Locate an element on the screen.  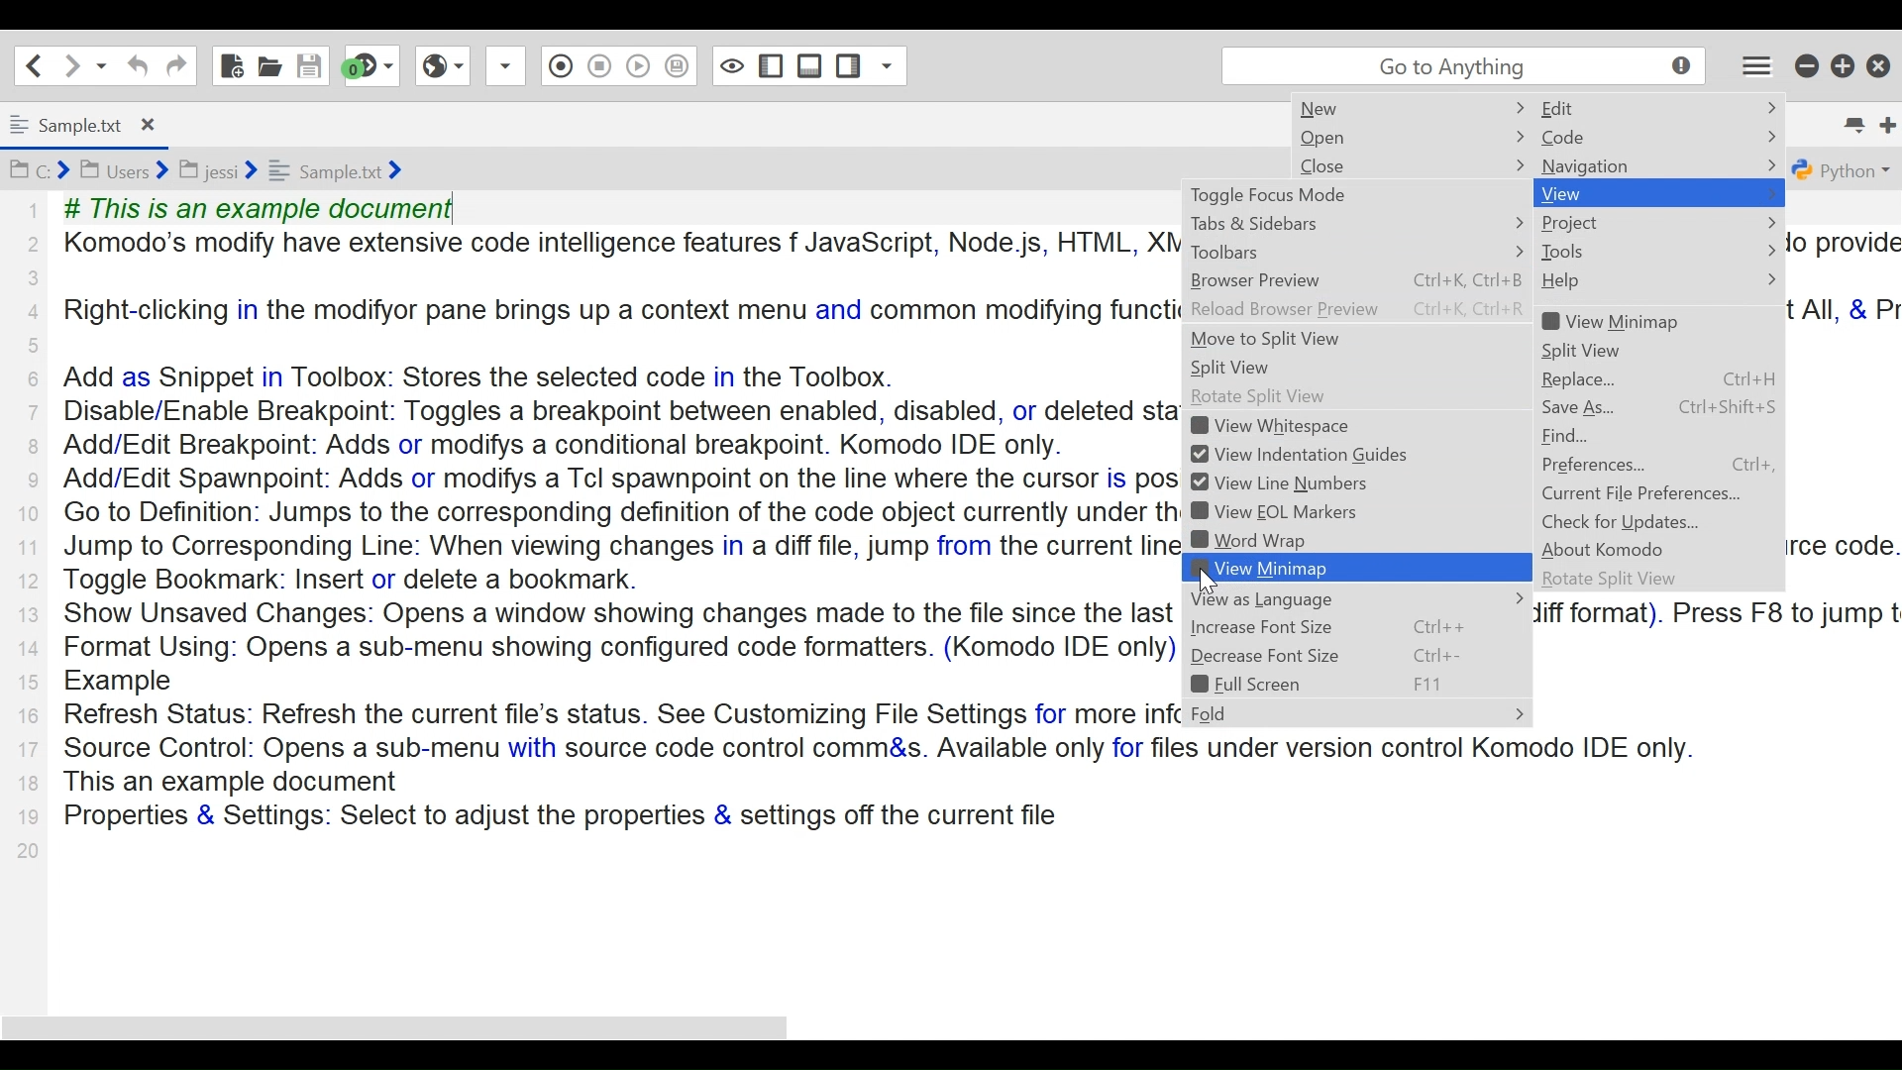
Save is located at coordinates (307, 64).